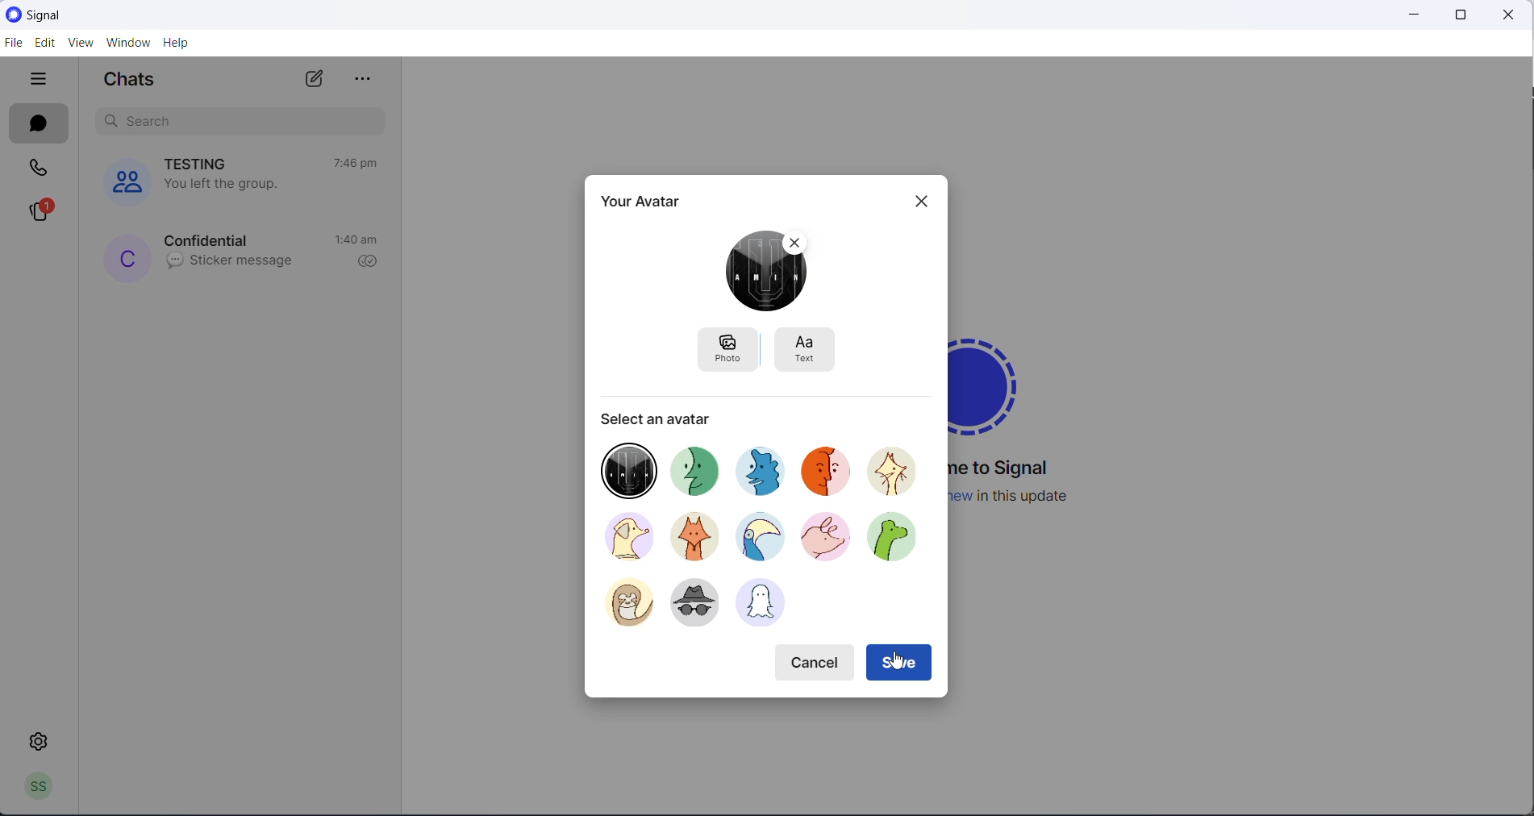 Image resolution: width=1534 pixels, height=816 pixels. What do you see at coordinates (1007, 469) in the screenshot?
I see `welcome message` at bounding box center [1007, 469].